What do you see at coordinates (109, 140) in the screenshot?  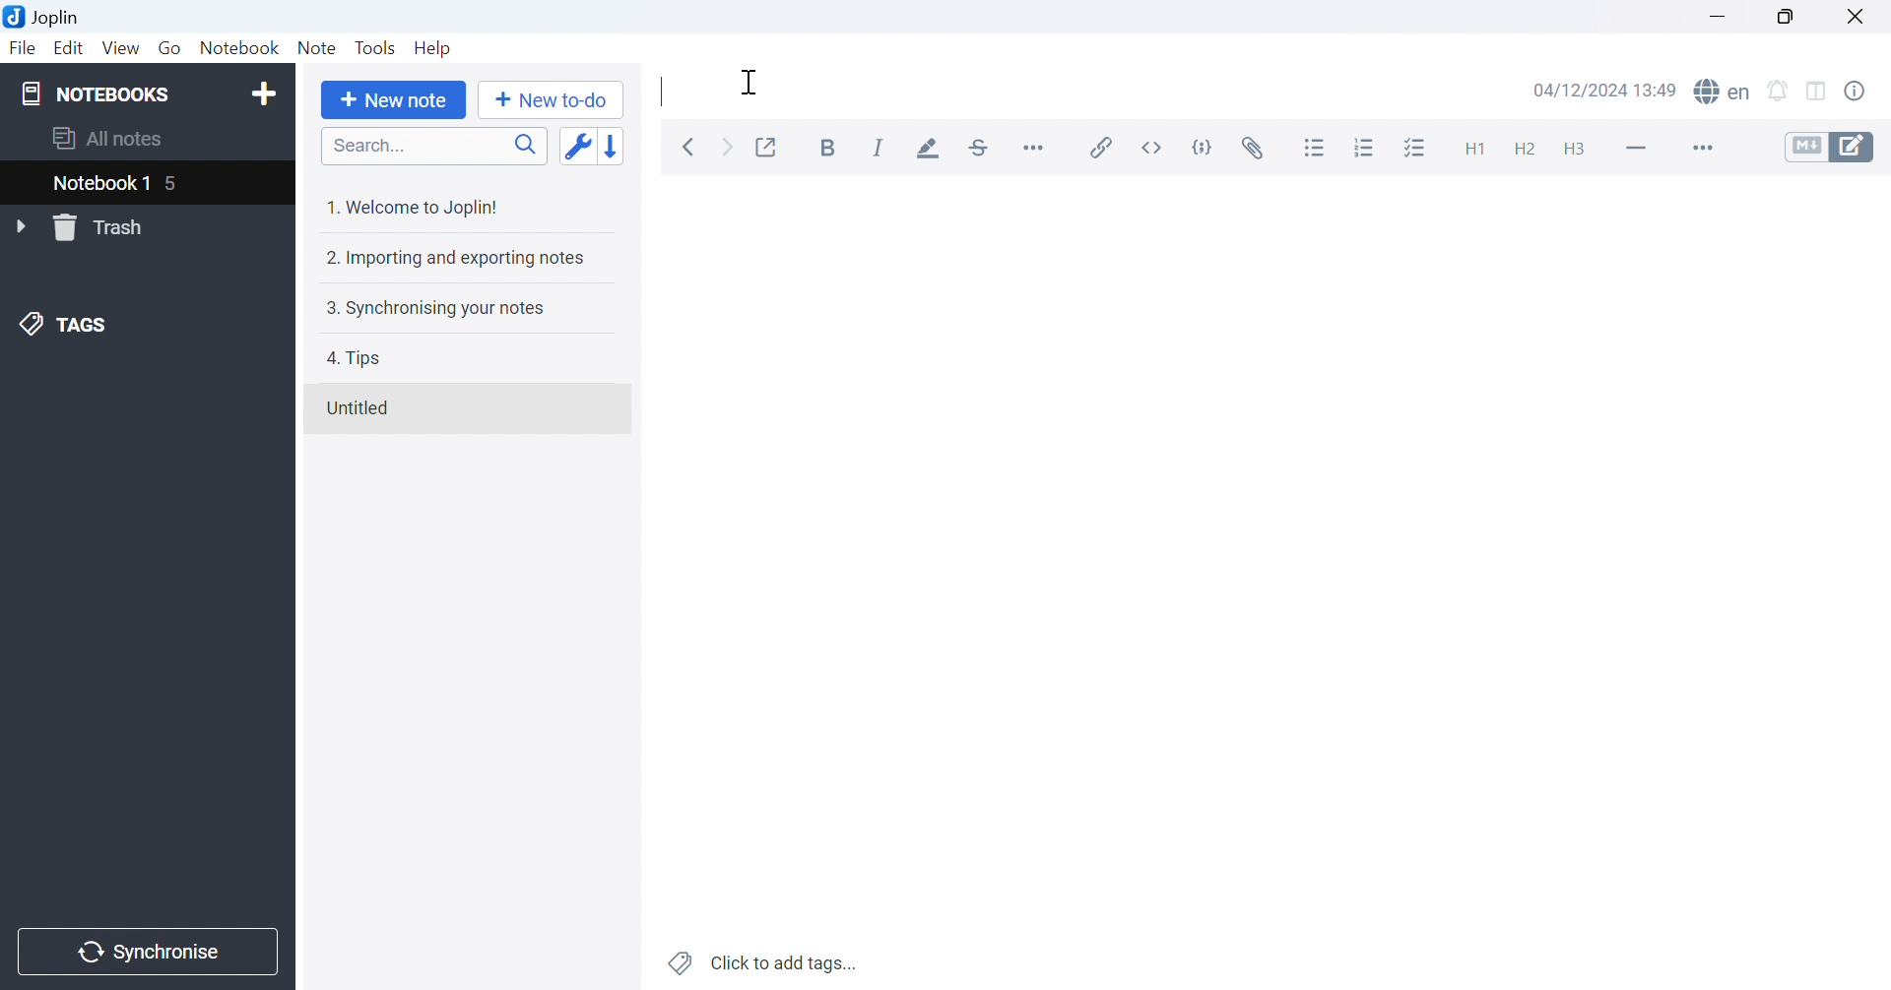 I see `All notes` at bounding box center [109, 140].